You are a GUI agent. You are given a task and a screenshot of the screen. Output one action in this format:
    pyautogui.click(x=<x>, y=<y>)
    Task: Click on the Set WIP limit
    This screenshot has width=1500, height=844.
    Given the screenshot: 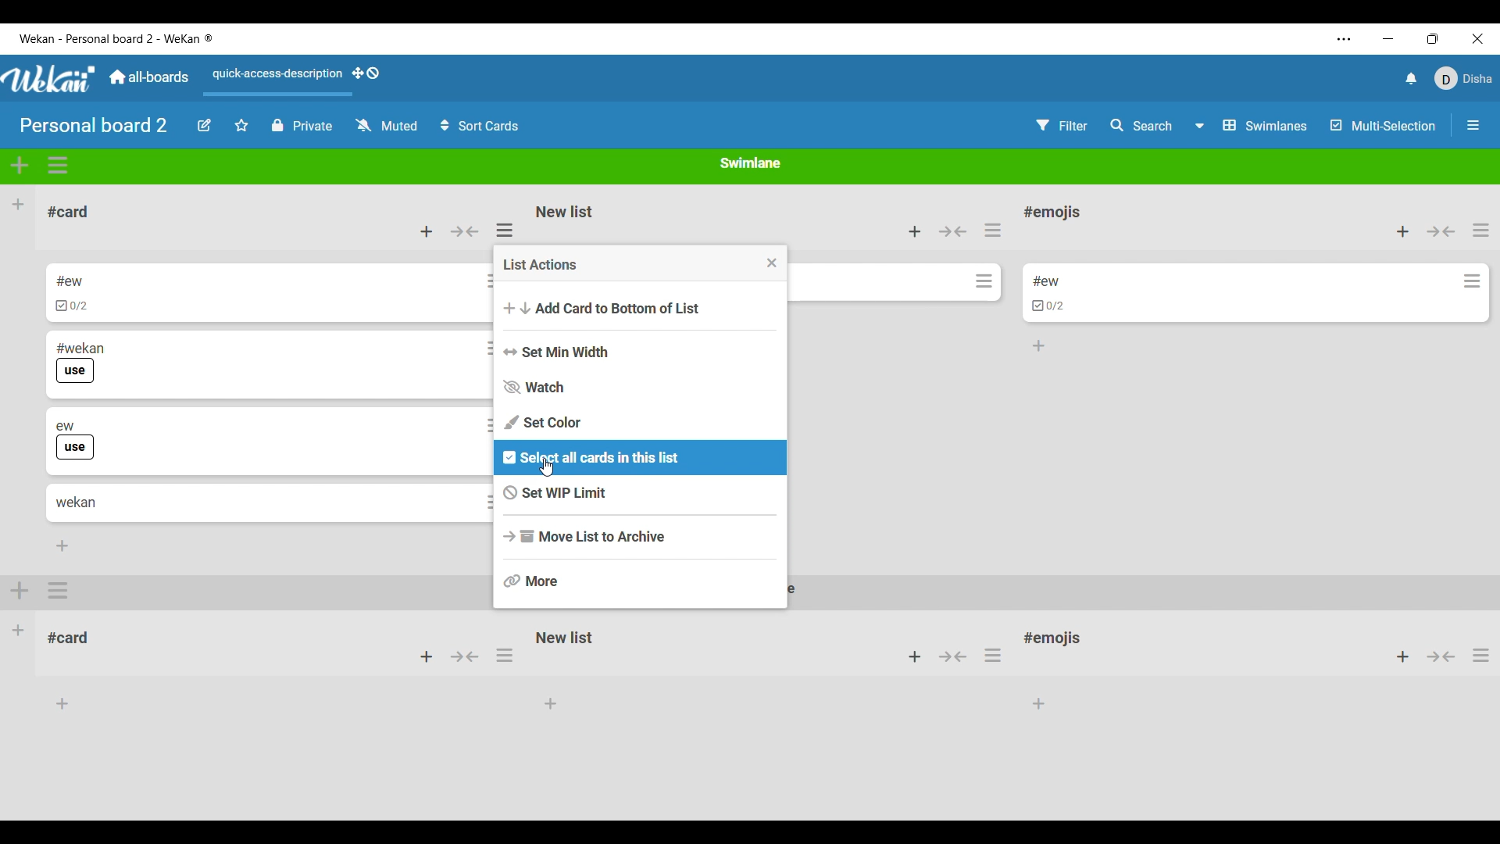 What is the action you would take?
    pyautogui.click(x=642, y=493)
    